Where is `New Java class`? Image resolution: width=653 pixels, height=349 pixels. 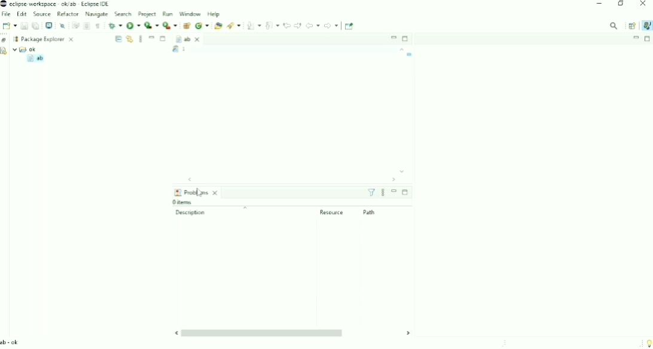
New Java class is located at coordinates (202, 26).